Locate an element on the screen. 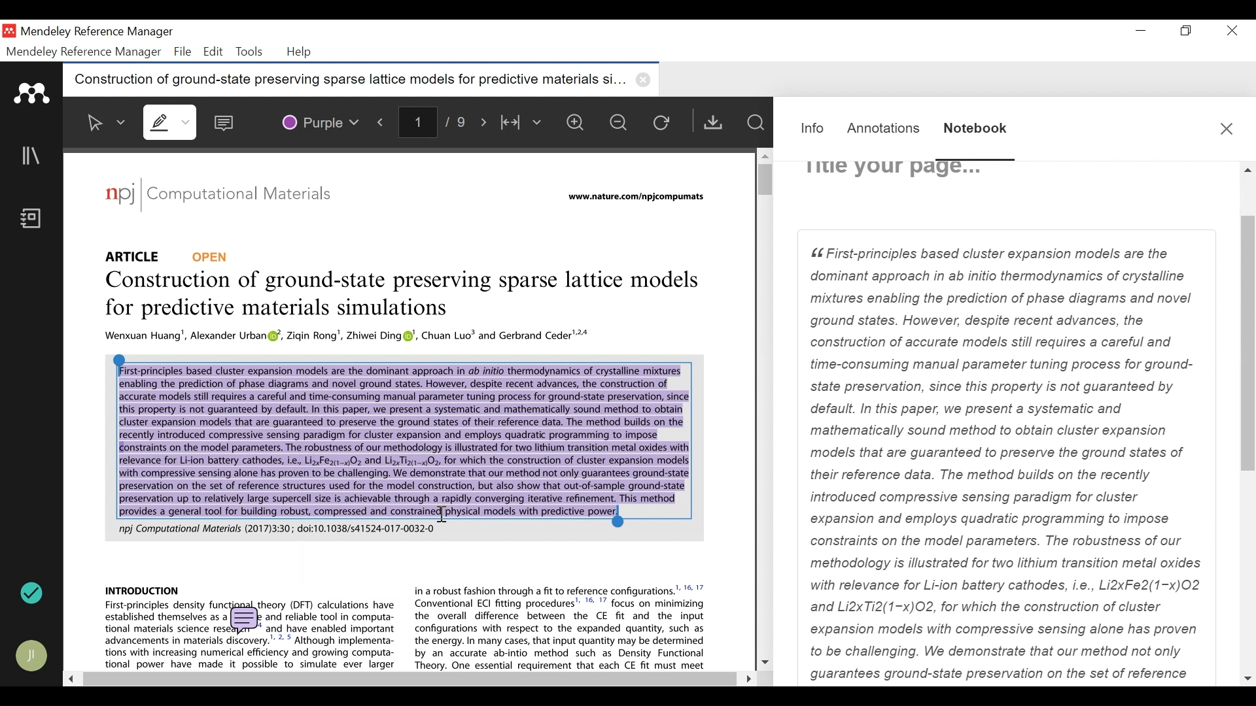  Zoom out is located at coordinates (619, 122).